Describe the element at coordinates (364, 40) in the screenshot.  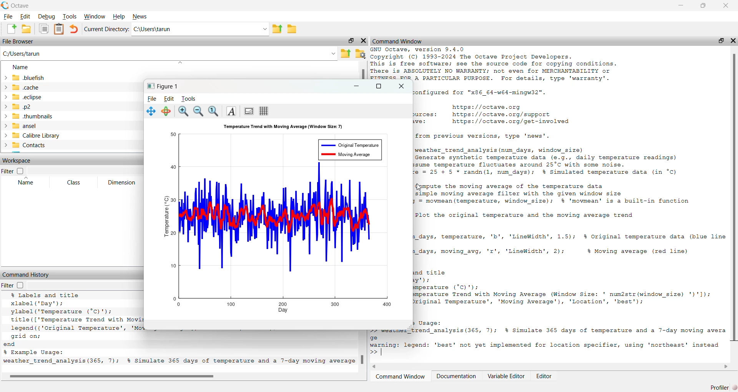
I see `Close` at that location.